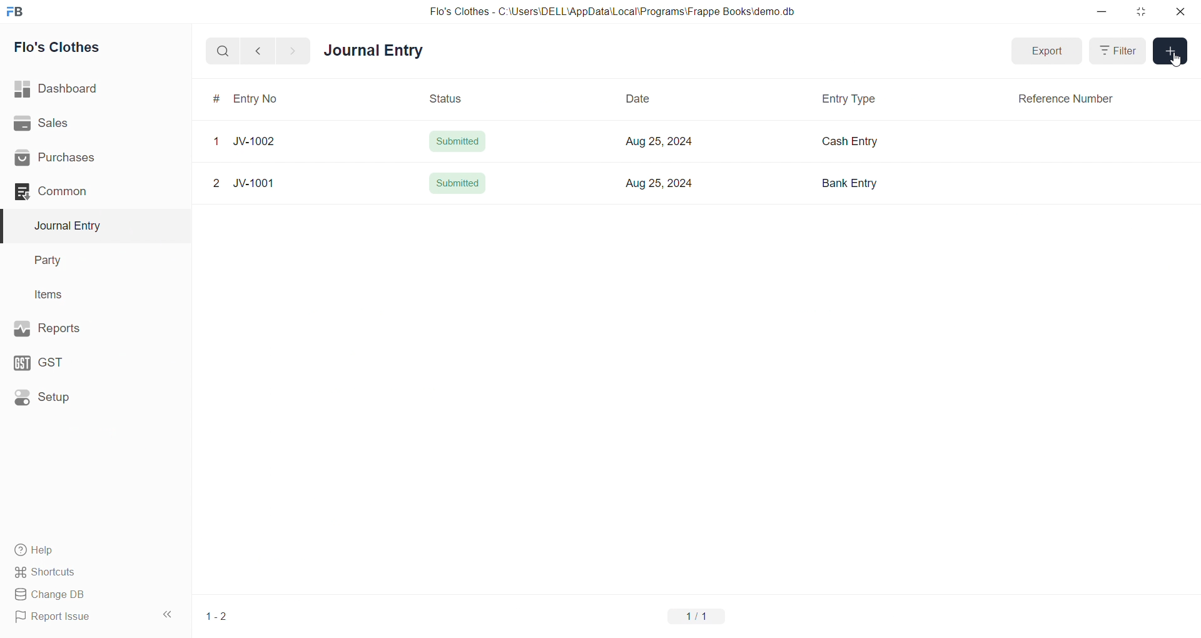 Image resolution: width=1201 pixels, height=638 pixels. I want to click on Journal Entry, so click(378, 51).